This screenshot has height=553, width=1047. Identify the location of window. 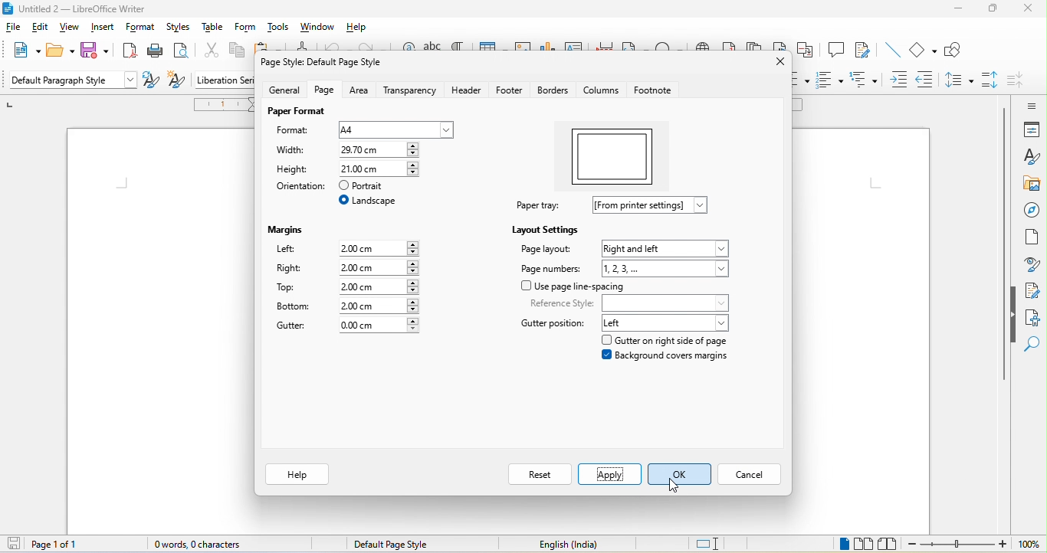
(318, 28).